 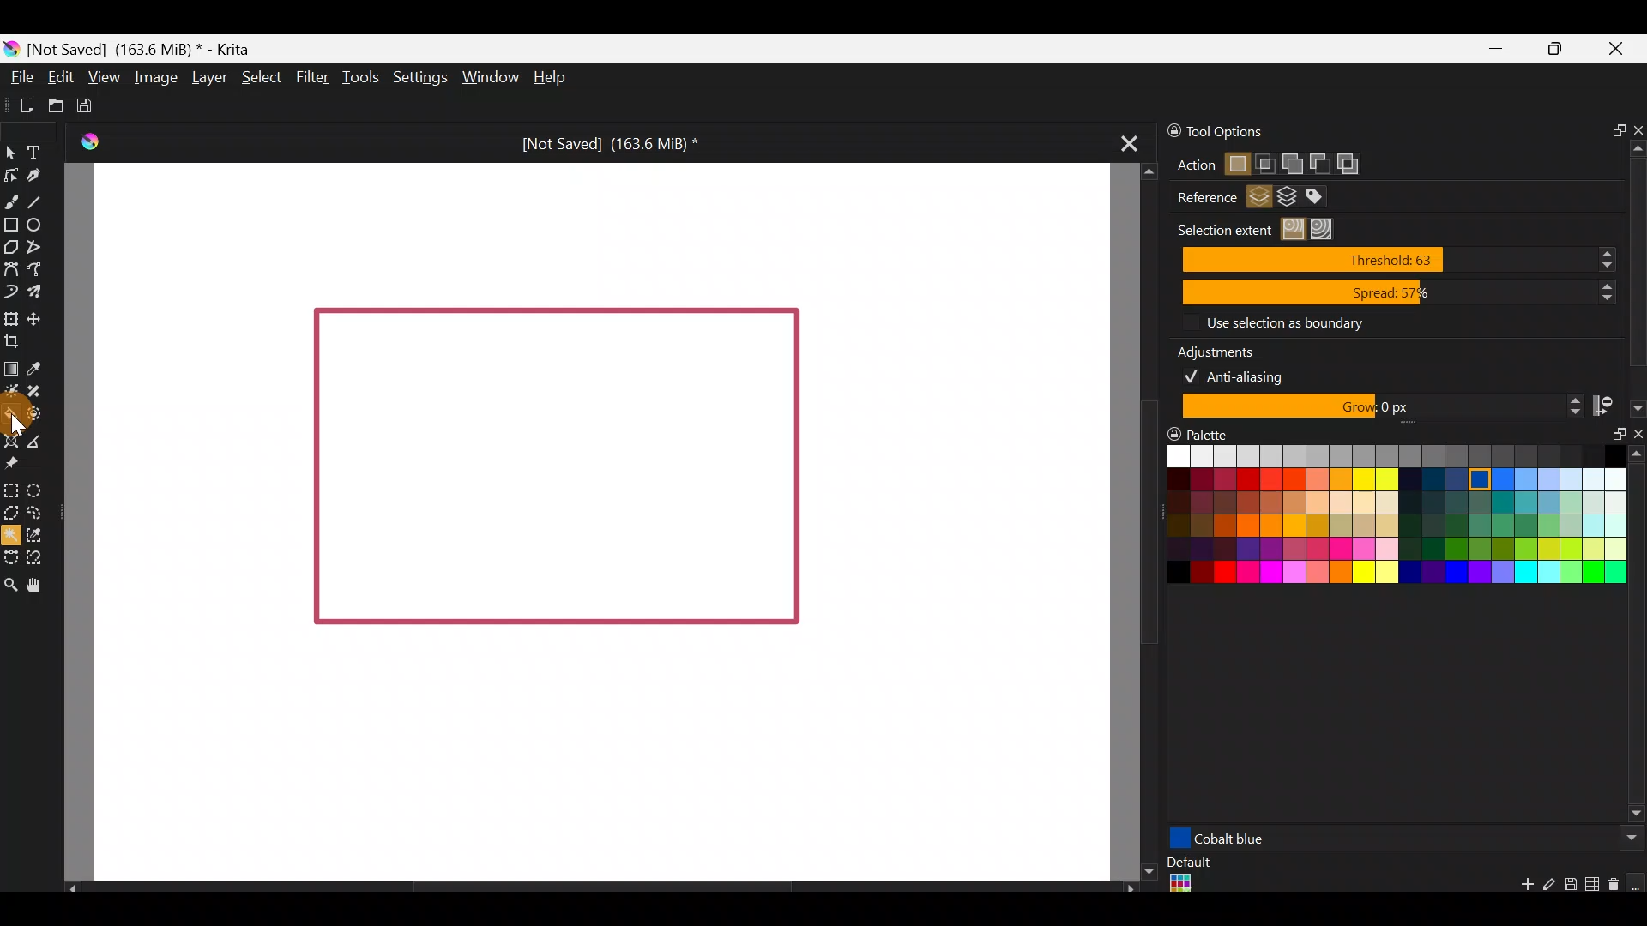 I want to click on Filter, so click(x=310, y=77).